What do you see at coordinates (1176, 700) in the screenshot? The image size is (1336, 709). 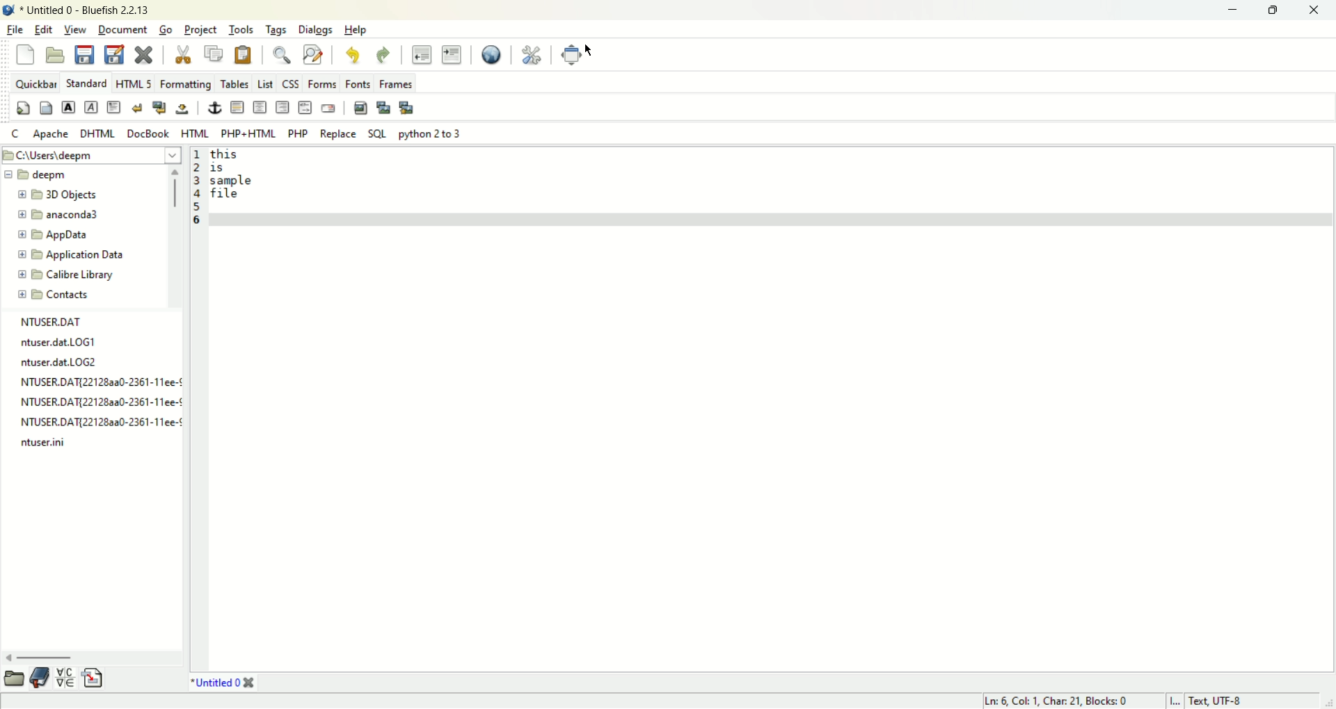 I see `I` at bounding box center [1176, 700].